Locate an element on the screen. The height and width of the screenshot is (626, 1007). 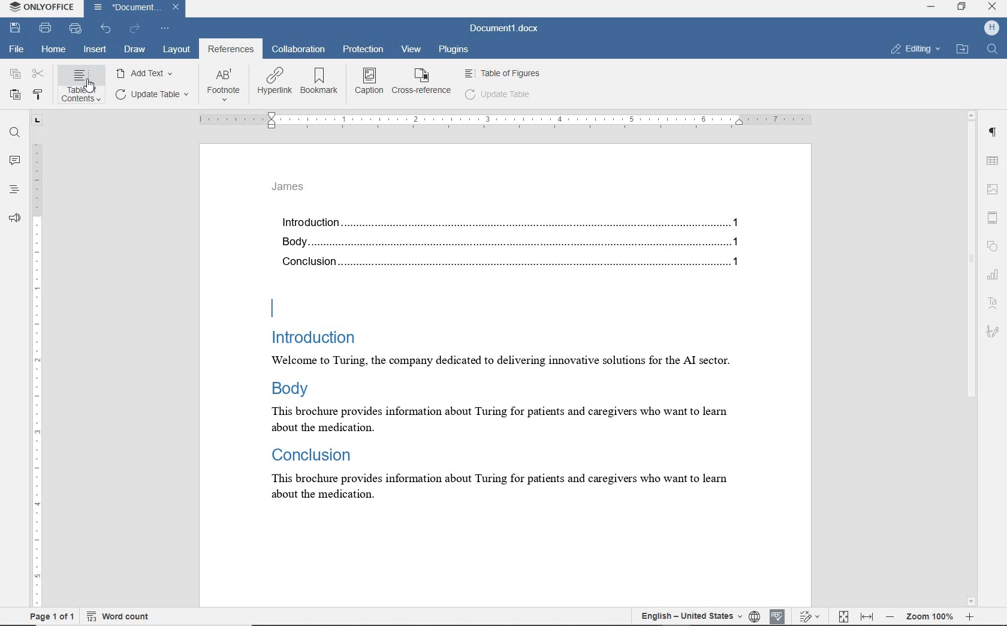
restore down is located at coordinates (962, 8).